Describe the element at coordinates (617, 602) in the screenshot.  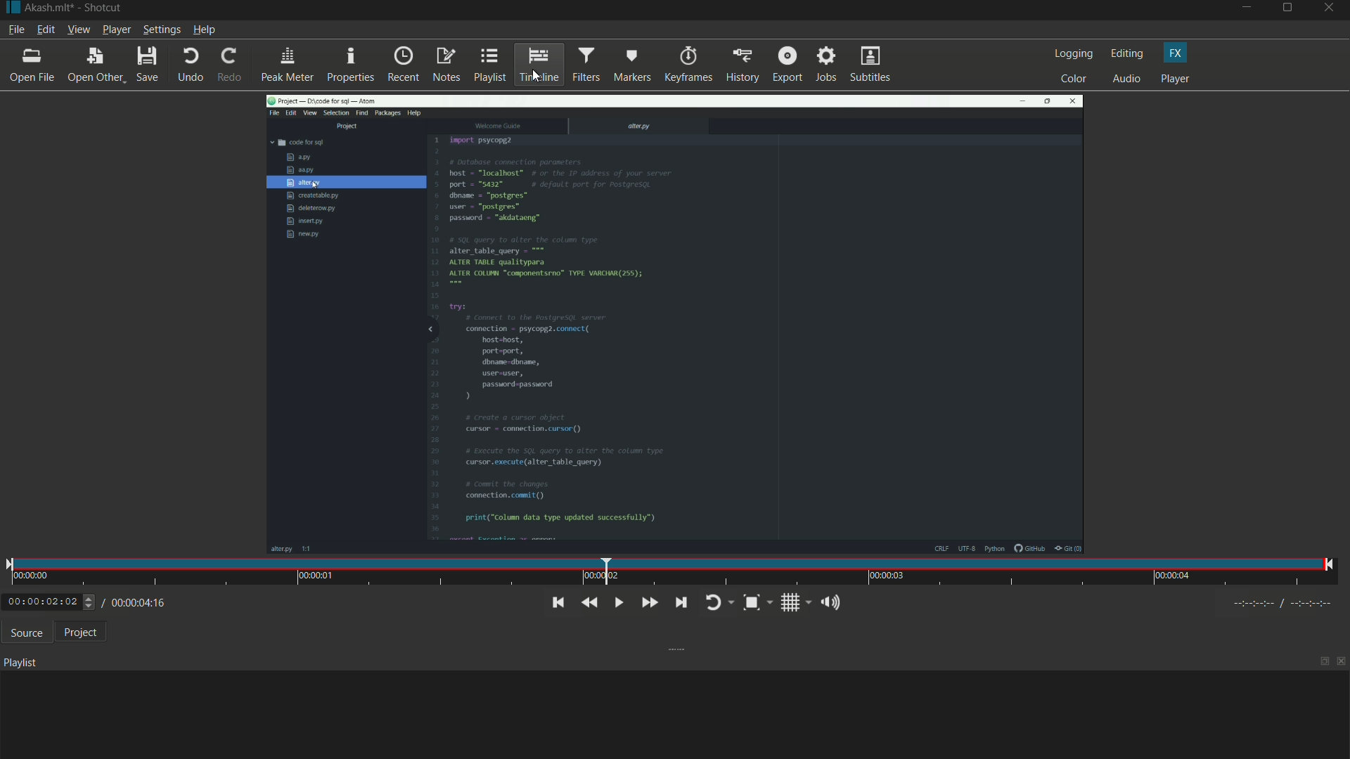
I see `toggle play or pause` at that location.